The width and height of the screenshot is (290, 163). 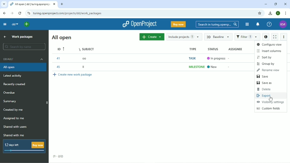 I want to click on Work packages, so click(x=22, y=37).